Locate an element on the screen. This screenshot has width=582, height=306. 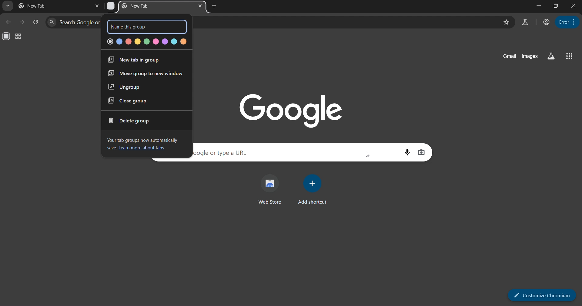
search labs is located at coordinates (525, 23).